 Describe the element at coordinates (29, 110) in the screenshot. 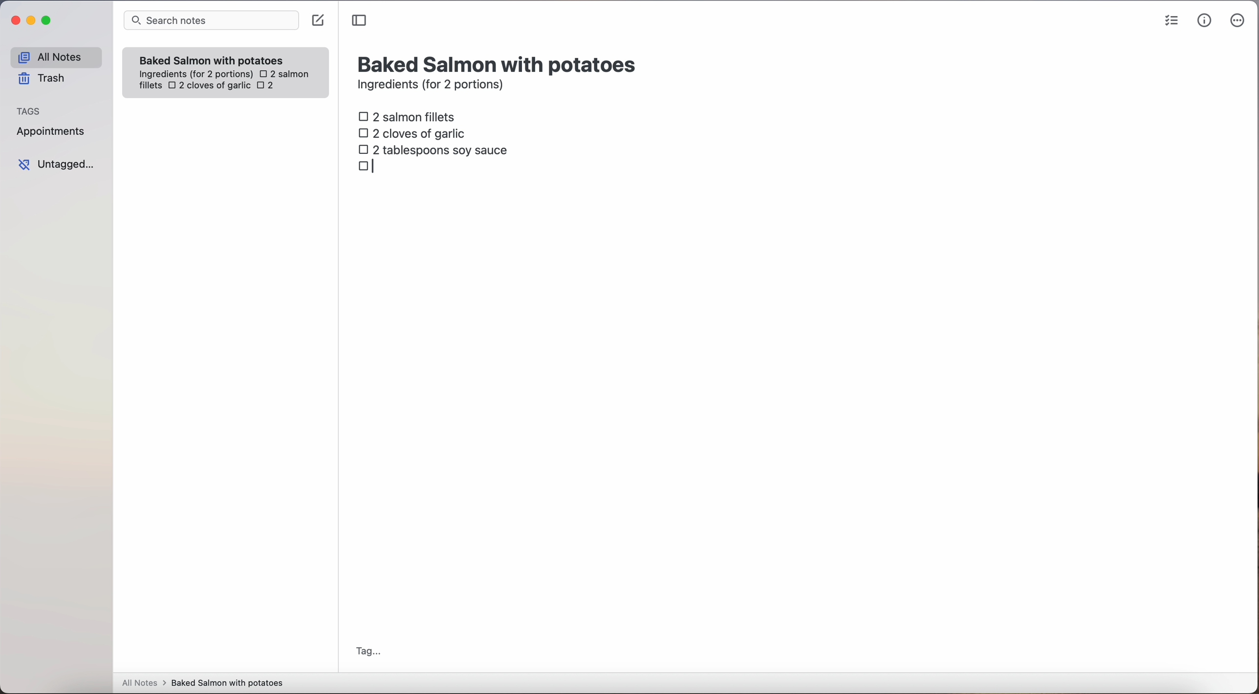

I see `tags` at that location.